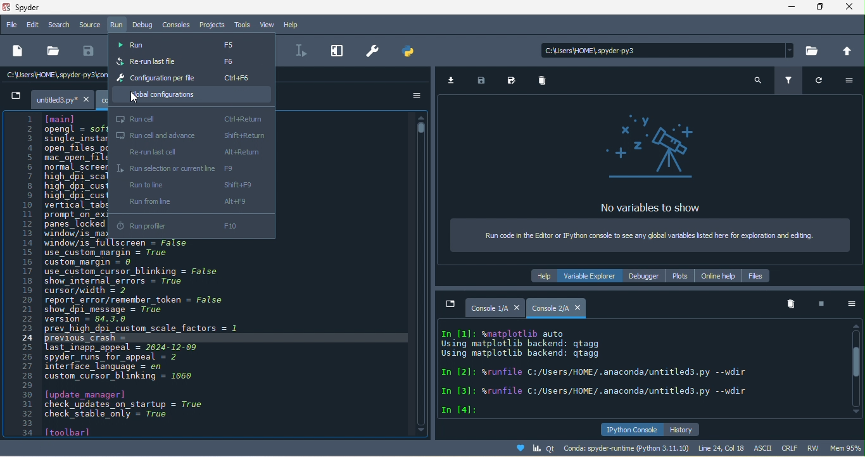  I want to click on open, so click(51, 51).